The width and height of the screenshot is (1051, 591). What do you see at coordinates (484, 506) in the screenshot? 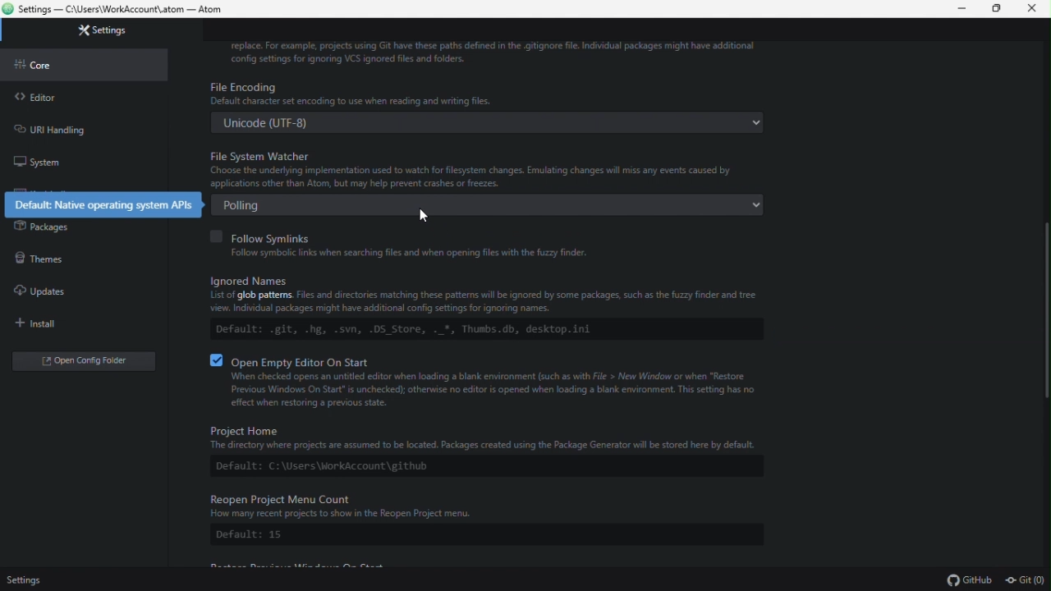
I see `Reopen Project Menu Count How many recent projects to show in the Reopen Project menu.` at bounding box center [484, 506].